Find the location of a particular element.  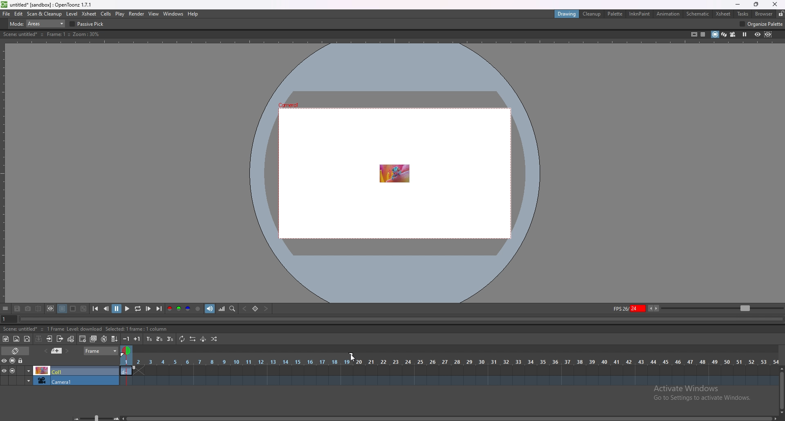

browser is located at coordinates (765, 13).